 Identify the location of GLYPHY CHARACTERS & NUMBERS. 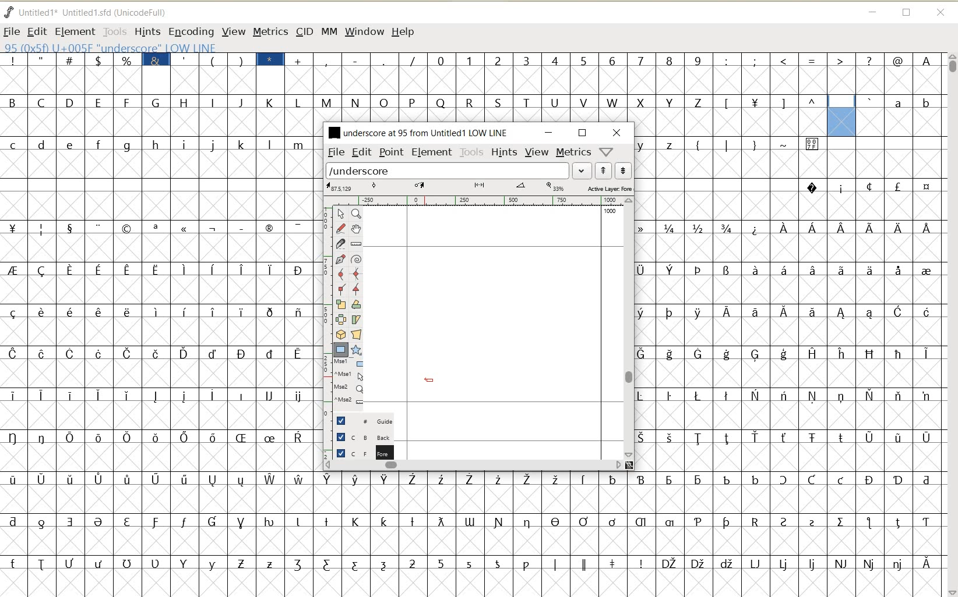
(629, 69).